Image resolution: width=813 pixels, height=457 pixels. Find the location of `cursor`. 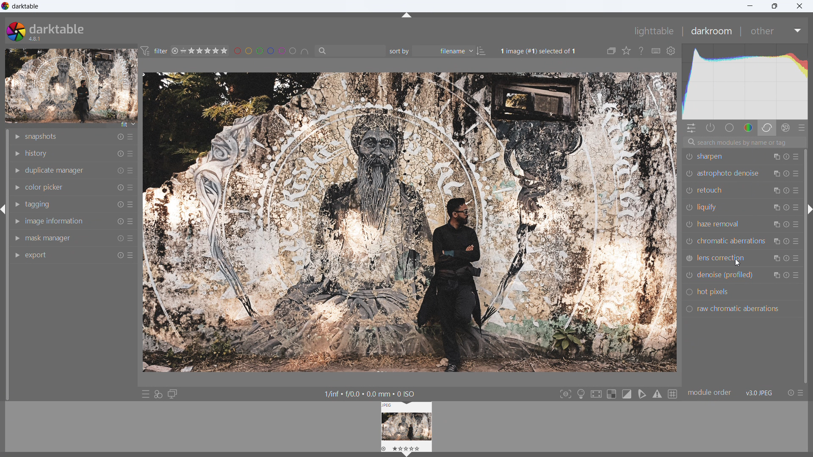

cursor is located at coordinates (735, 263).